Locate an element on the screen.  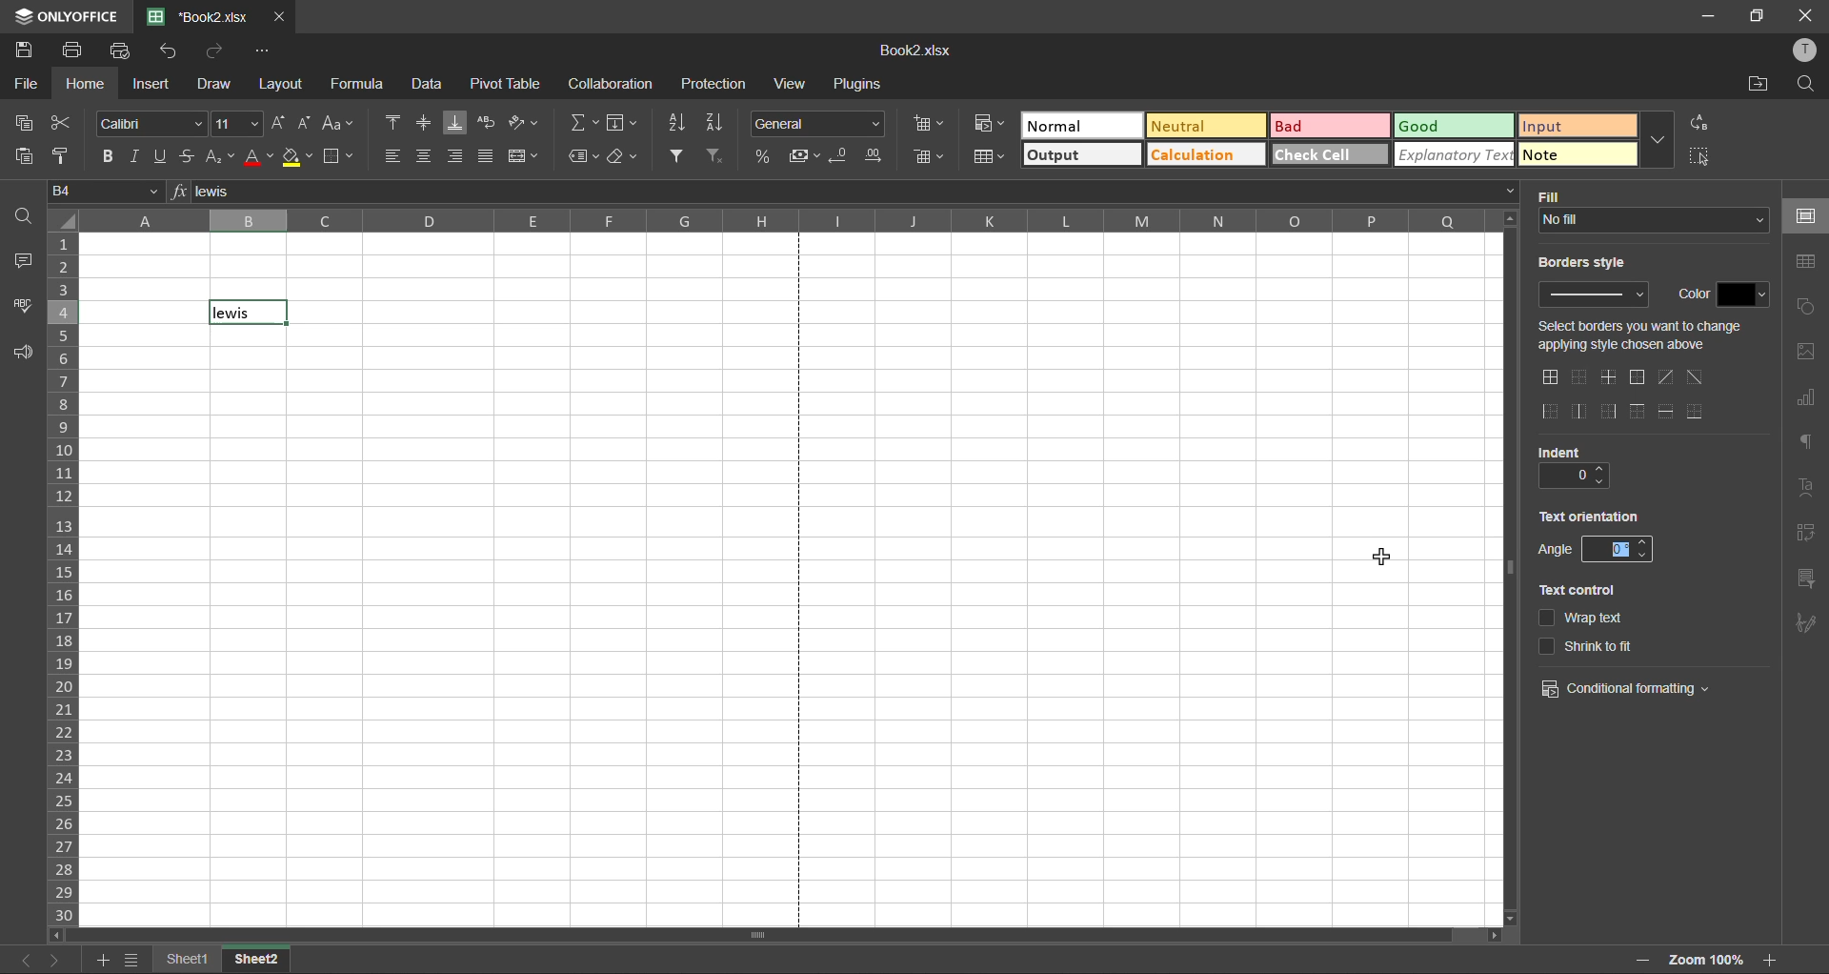
more options is located at coordinates (1657, 138).